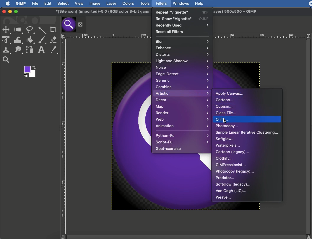  Describe the element at coordinates (109, 36) in the screenshot. I see `Scale` at that location.